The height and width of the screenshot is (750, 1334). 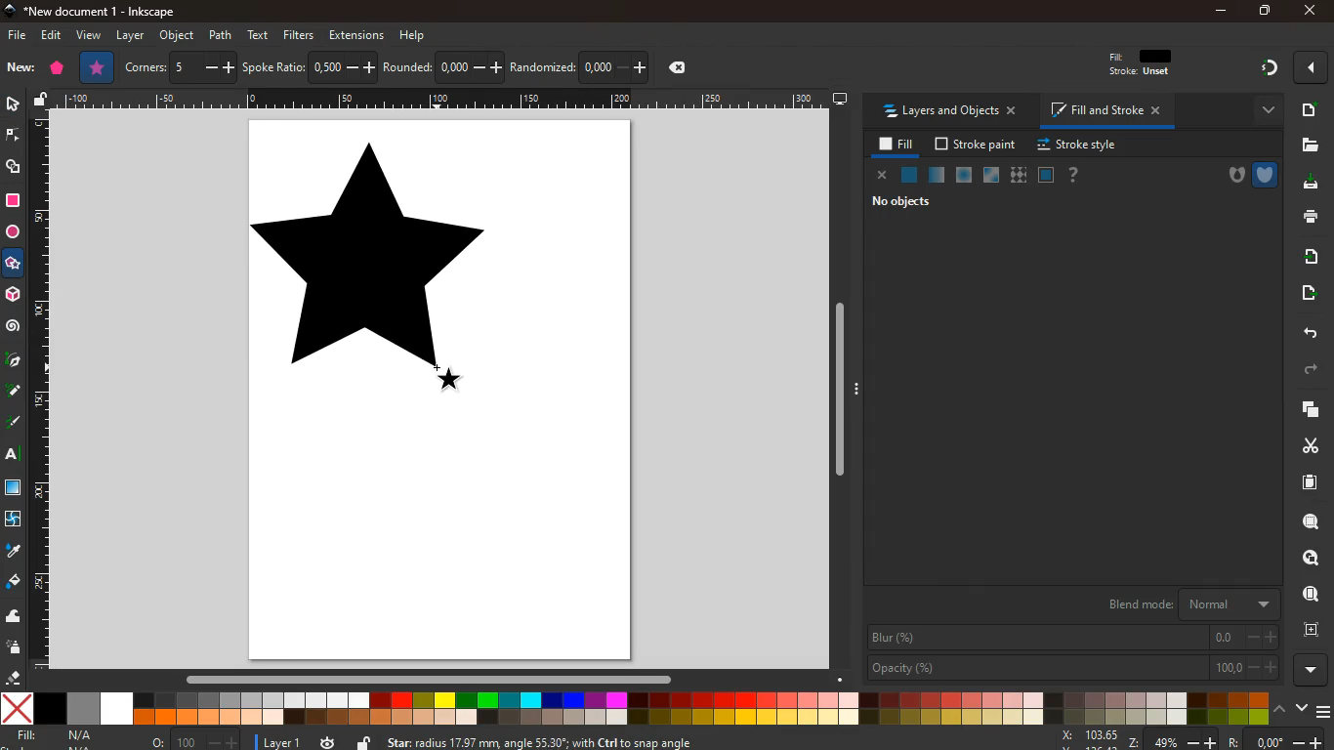 I want to click on cut, so click(x=1307, y=446).